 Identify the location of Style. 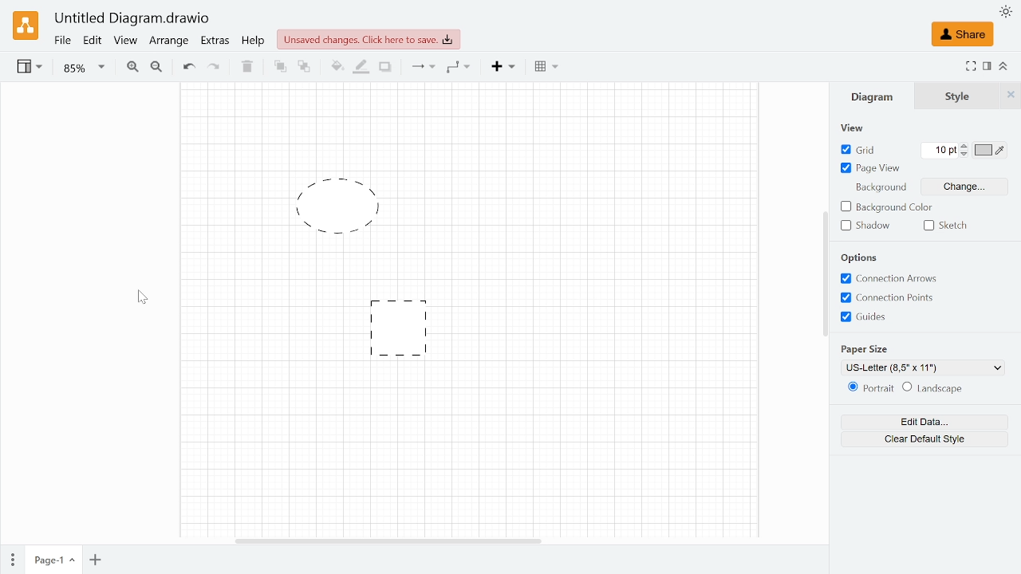
(1011, 96).